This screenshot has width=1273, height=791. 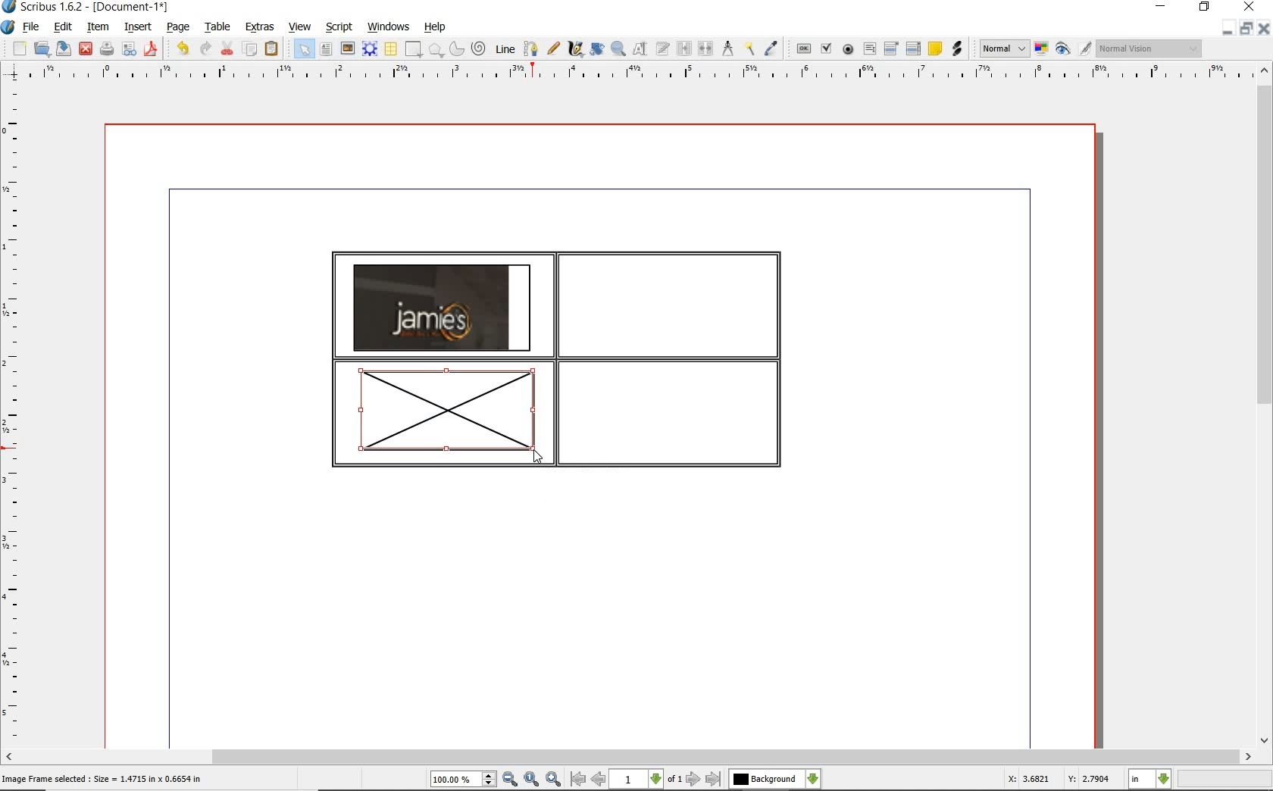 I want to click on zoom in or out, so click(x=618, y=49).